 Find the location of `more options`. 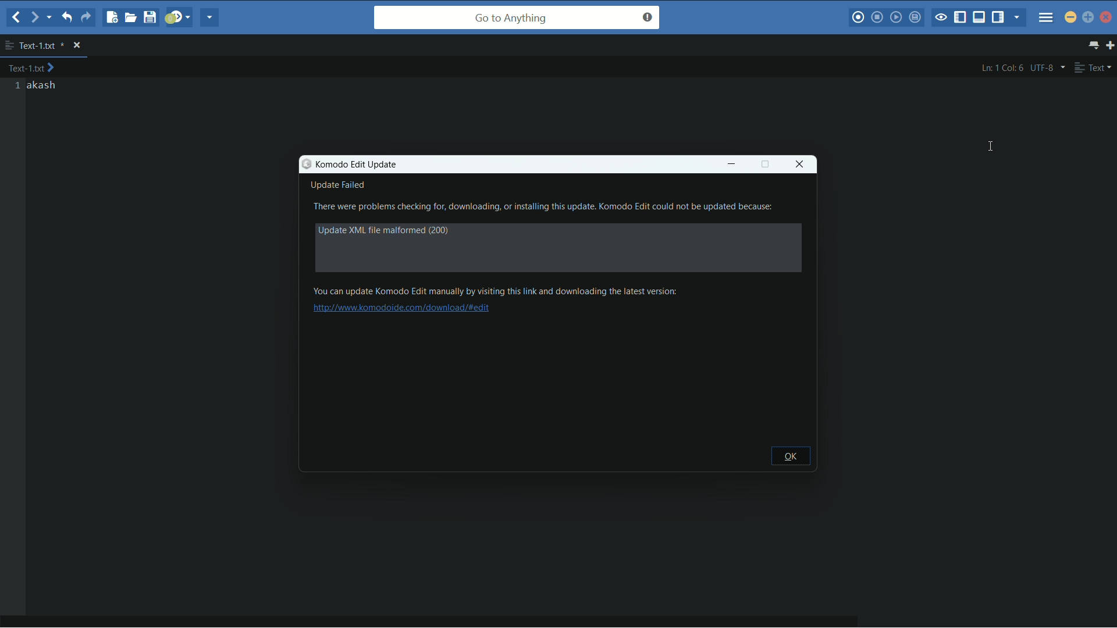

more options is located at coordinates (7, 47).